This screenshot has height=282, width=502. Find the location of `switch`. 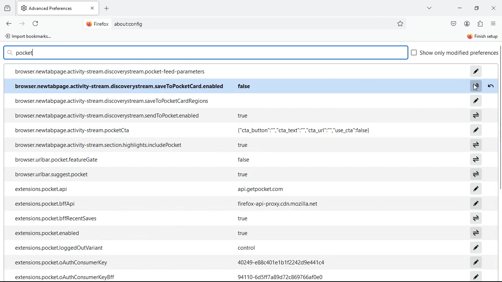

switch is located at coordinates (477, 174).